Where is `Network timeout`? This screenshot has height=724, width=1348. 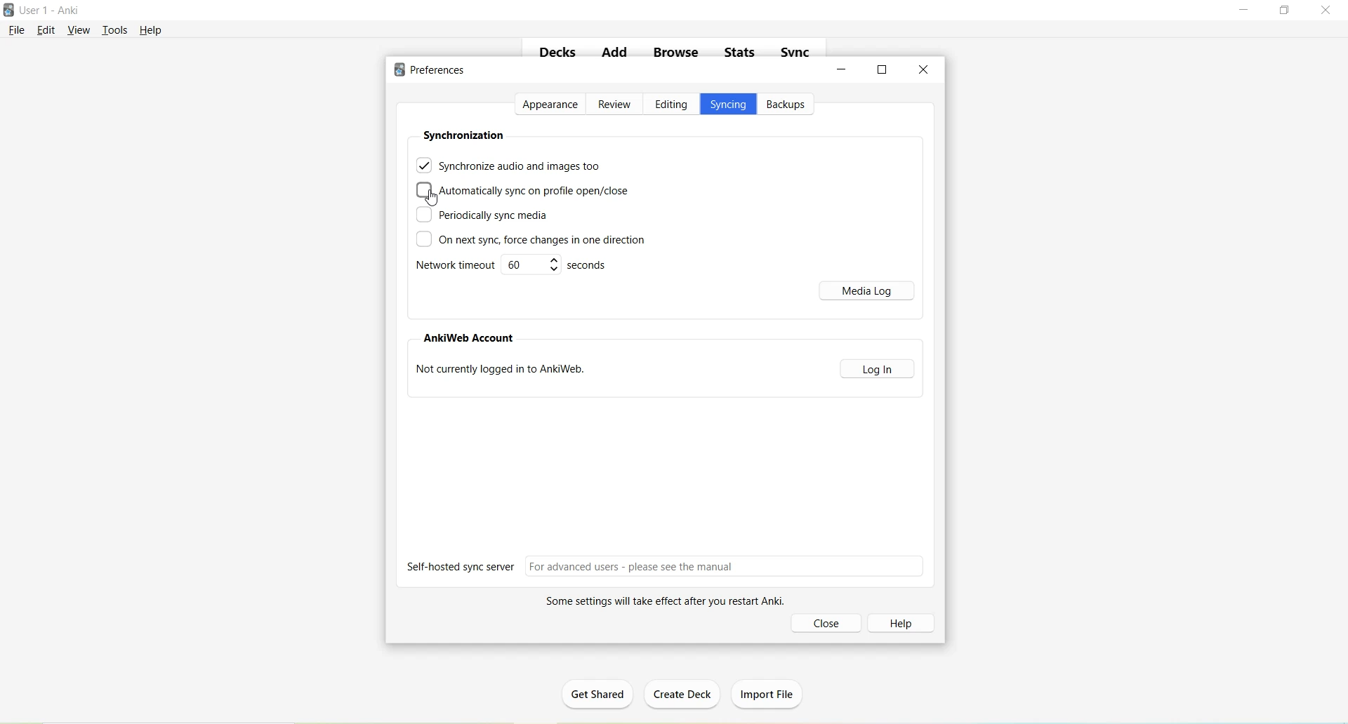
Network timeout is located at coordinates (514, 267).